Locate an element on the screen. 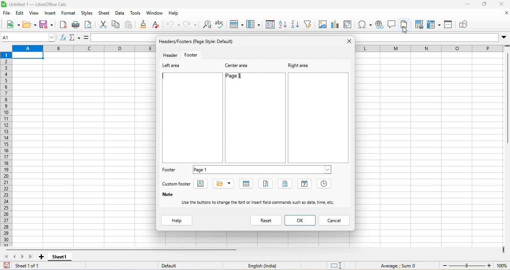 The image size is (510, 270). sheet1 is located at coordinates (59, 257).